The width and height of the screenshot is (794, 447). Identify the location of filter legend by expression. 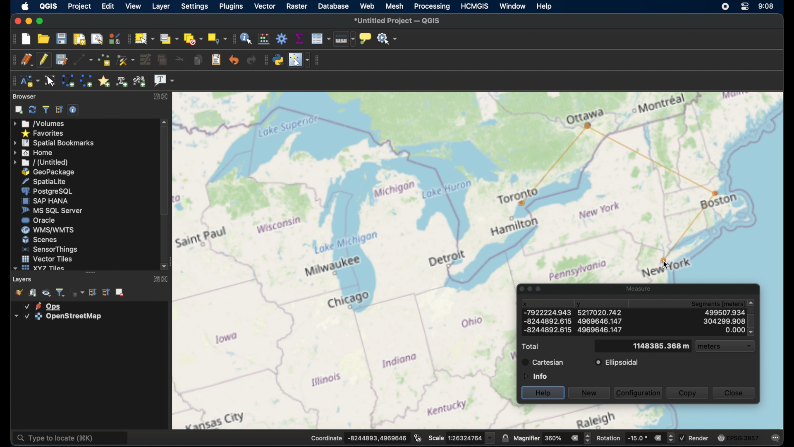
(78, 293).